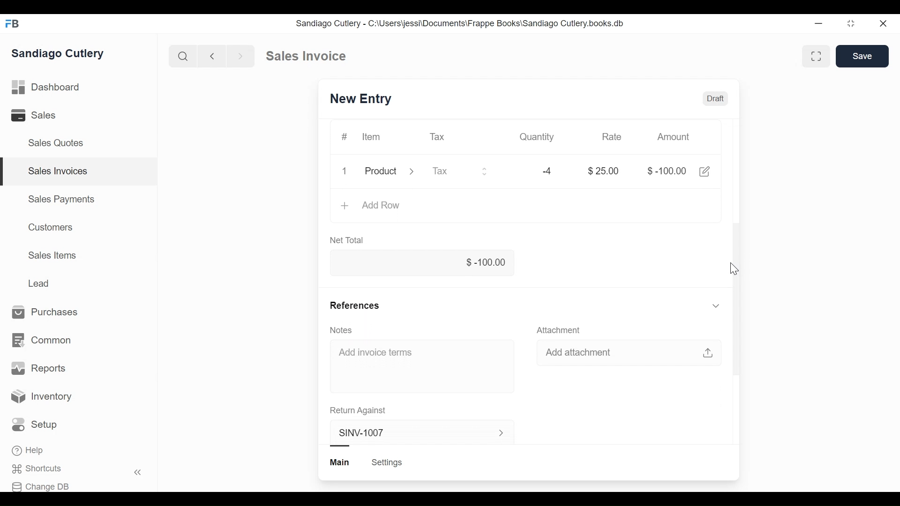  Describe the element at coordinates (372, 137) in the screenshot. I see `Item` at that location.